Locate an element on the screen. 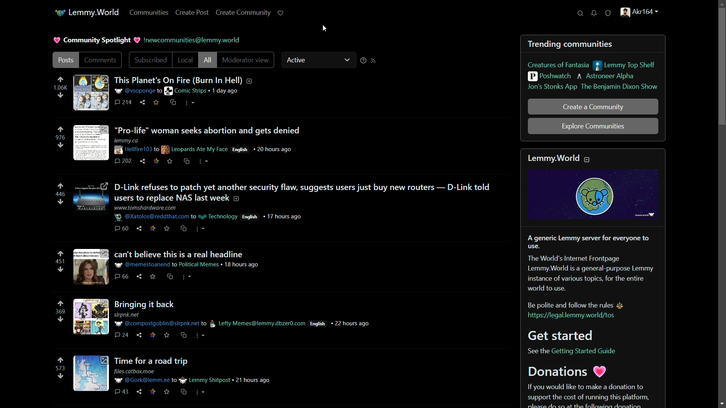  support lemmy.world is located at coordinates (282, 13).